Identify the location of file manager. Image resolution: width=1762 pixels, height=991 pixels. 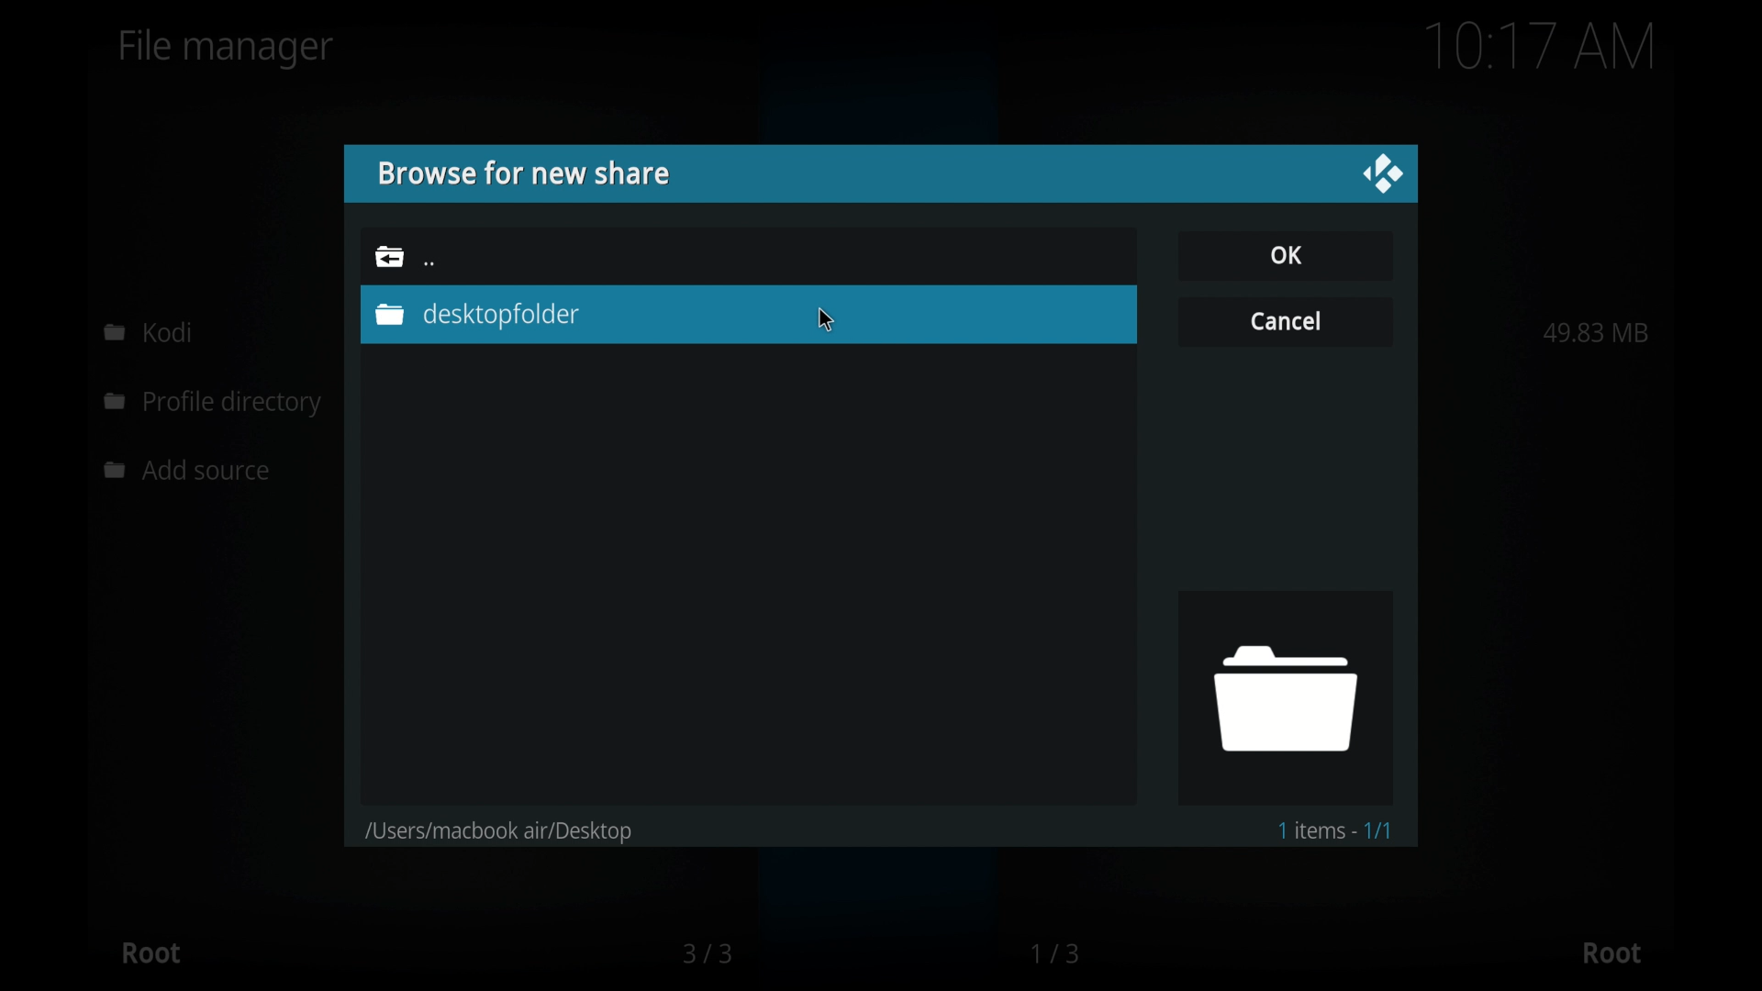
(227, 49).